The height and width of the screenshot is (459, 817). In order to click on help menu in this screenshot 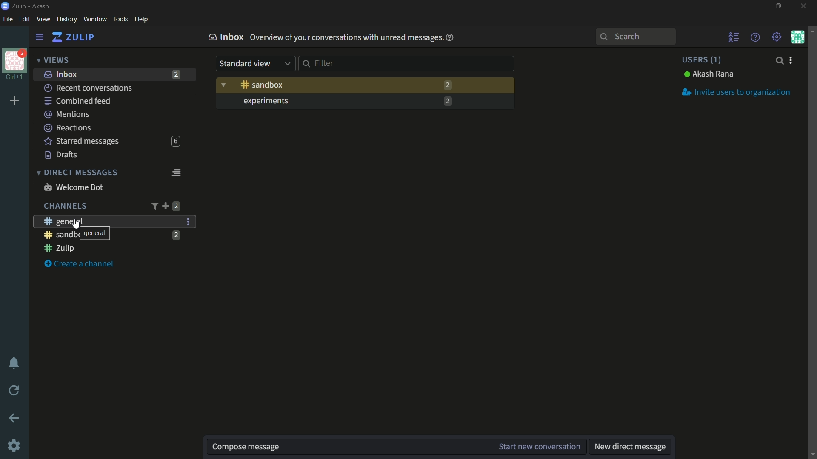, I will do `click(754, 37)`.